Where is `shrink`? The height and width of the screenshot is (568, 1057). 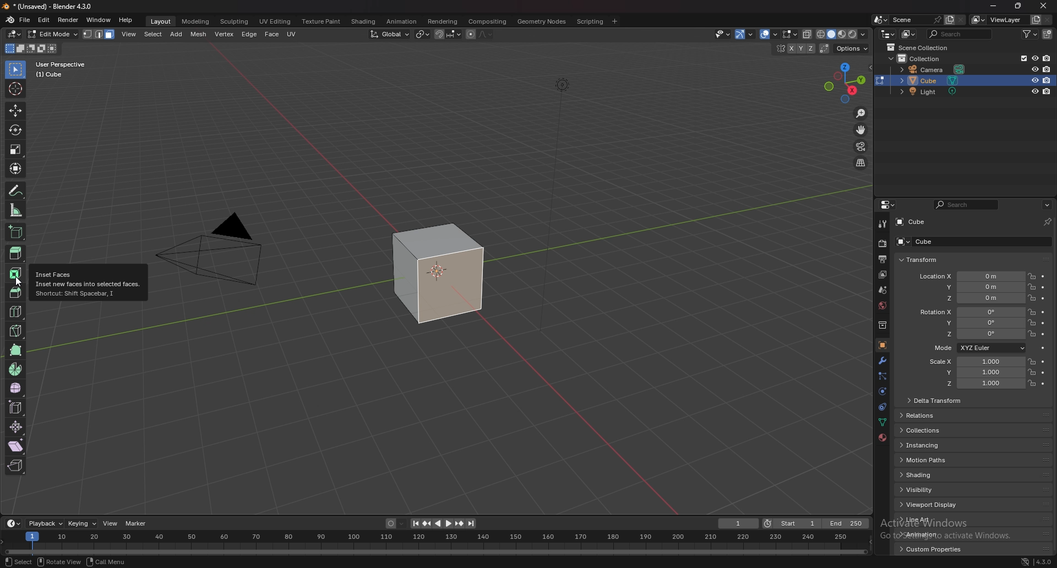 shrink is located at coordinates (17, 427).